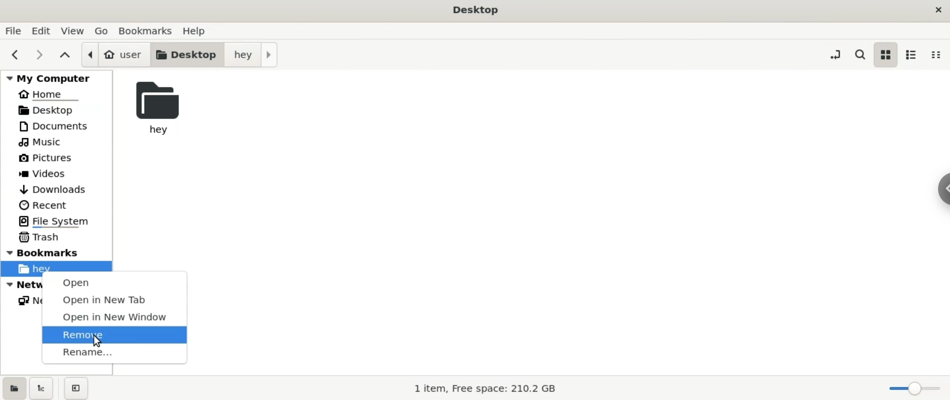 Image resolution: width=950 pixels, height=400 pixels. Describe the element at coordinates (115, 356) in the screenshot. I see `rename` at that location.